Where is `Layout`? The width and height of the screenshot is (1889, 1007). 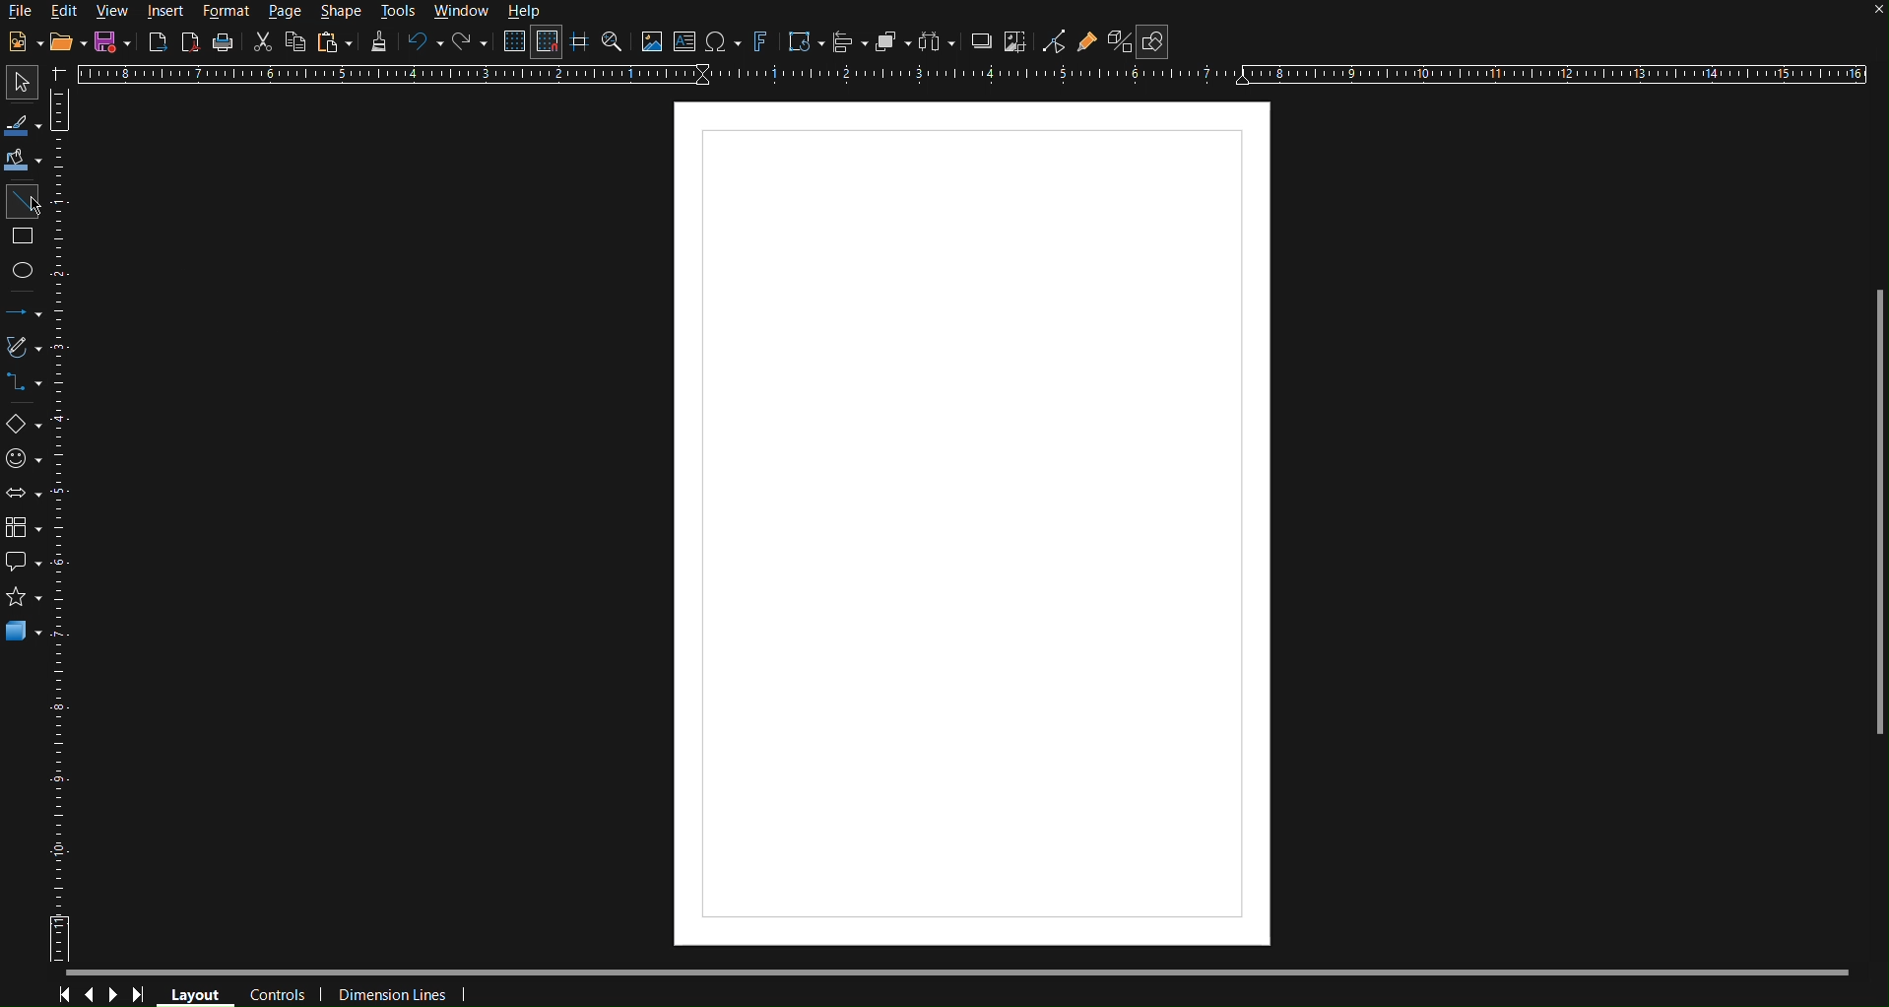
Layout is located at coordinates (197, 994).